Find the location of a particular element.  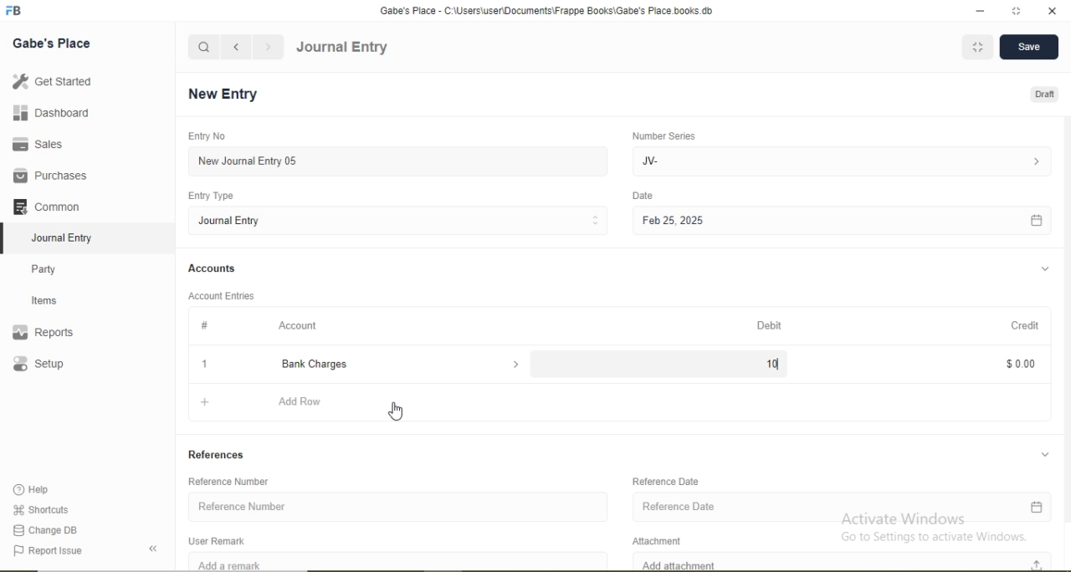

Party is located at coordinates (55, 268).